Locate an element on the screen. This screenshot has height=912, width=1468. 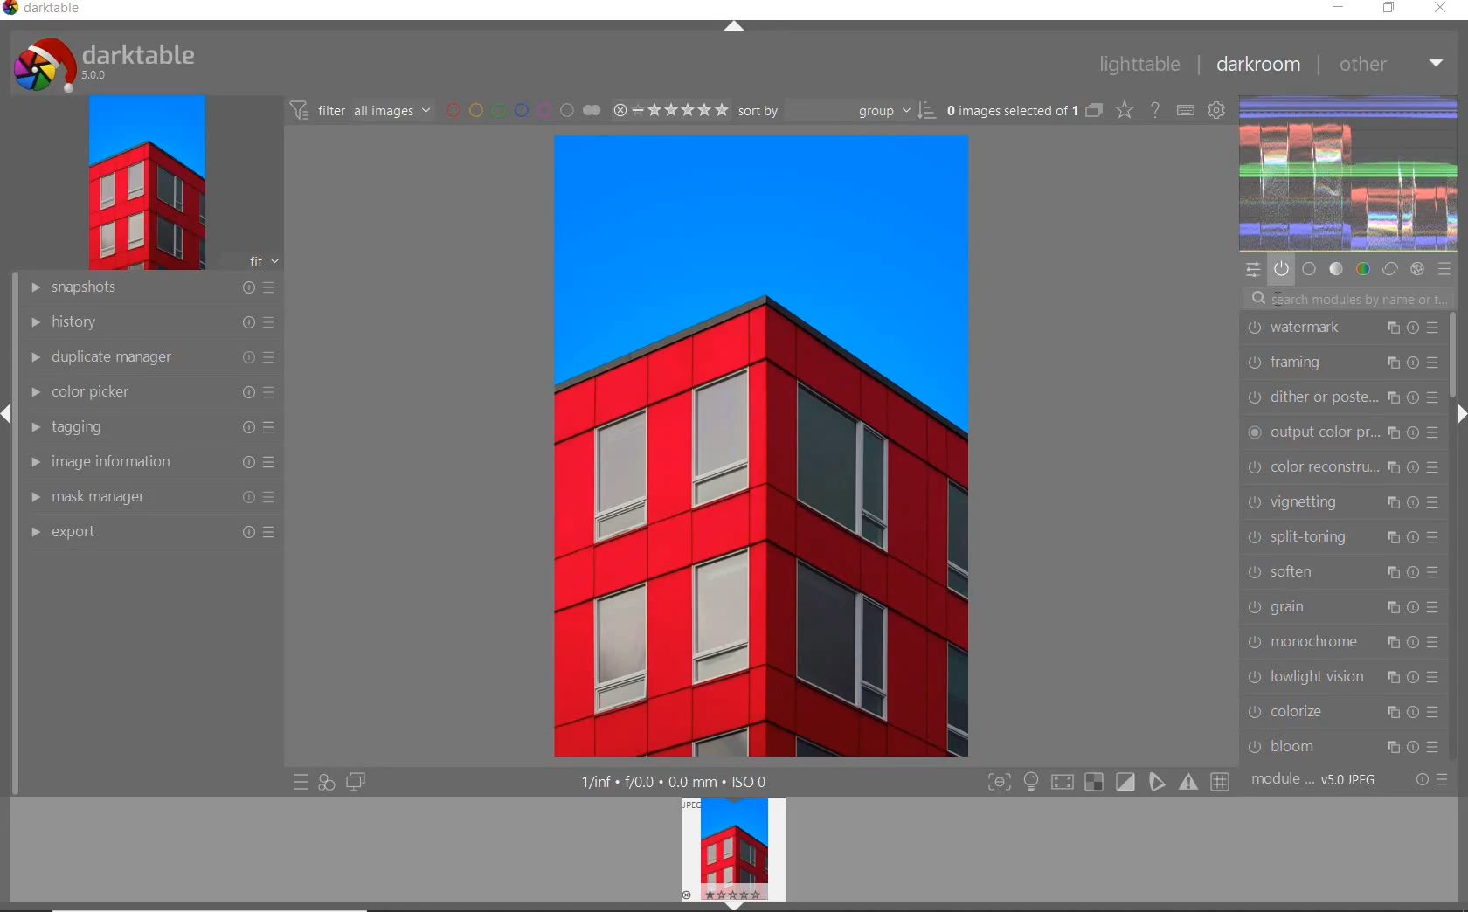
soften is located at coordinates (1344, 570).